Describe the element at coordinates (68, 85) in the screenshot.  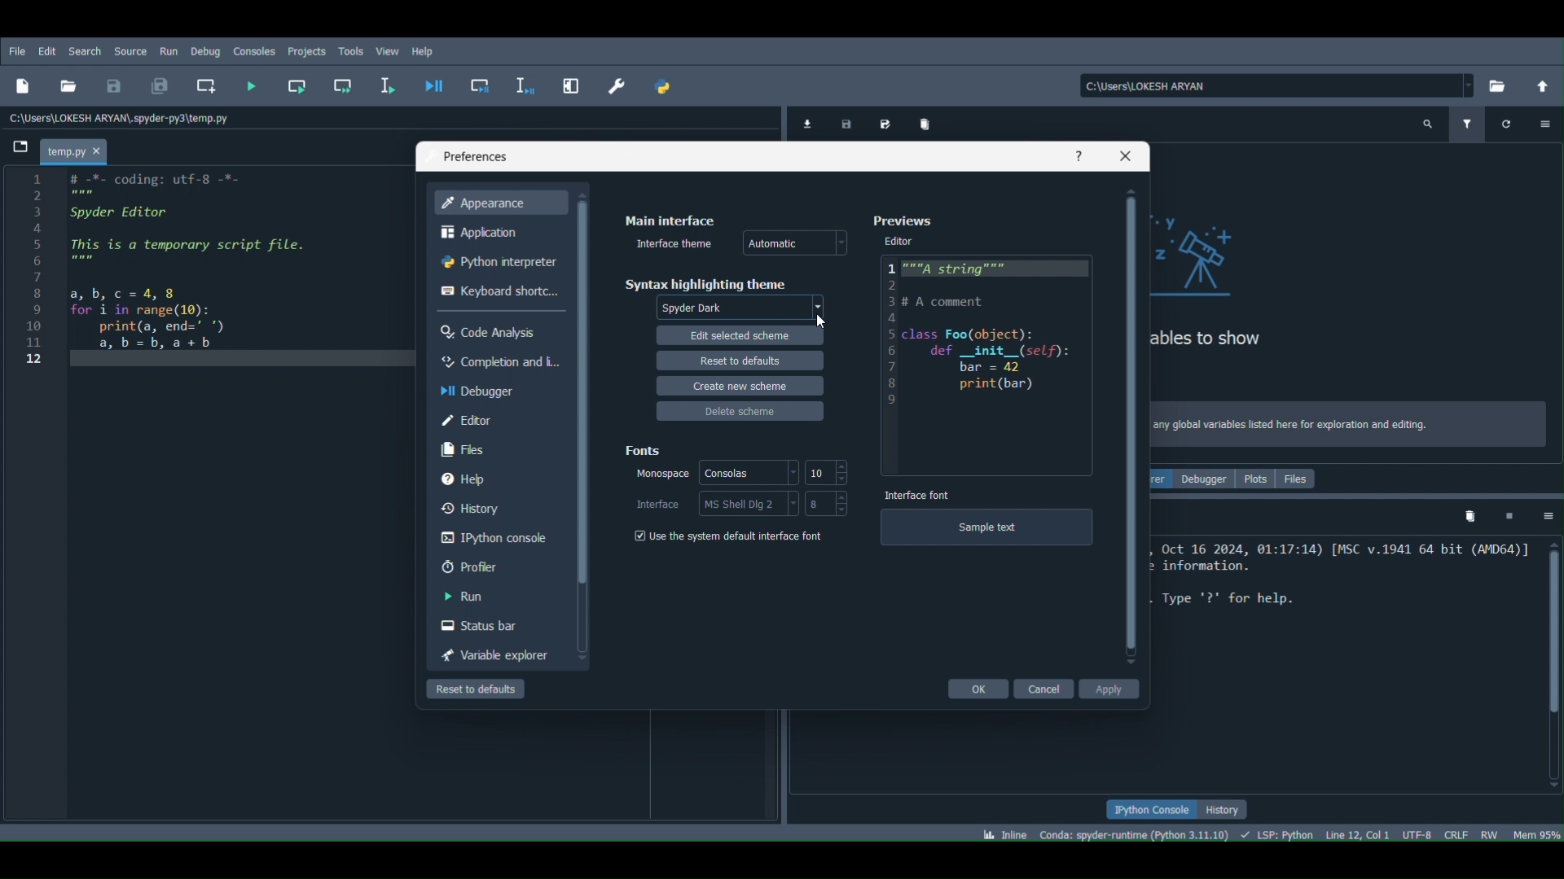
I see `Open file (Ctrl + O)` at that location.